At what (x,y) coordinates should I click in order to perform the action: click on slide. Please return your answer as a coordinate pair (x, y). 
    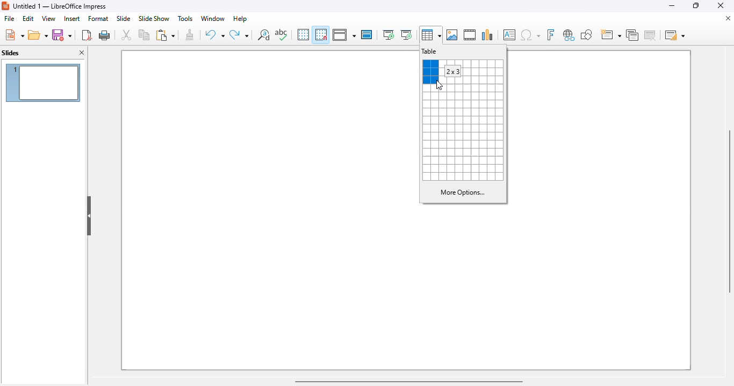
    Looking at the image, I should click on (124, 18).